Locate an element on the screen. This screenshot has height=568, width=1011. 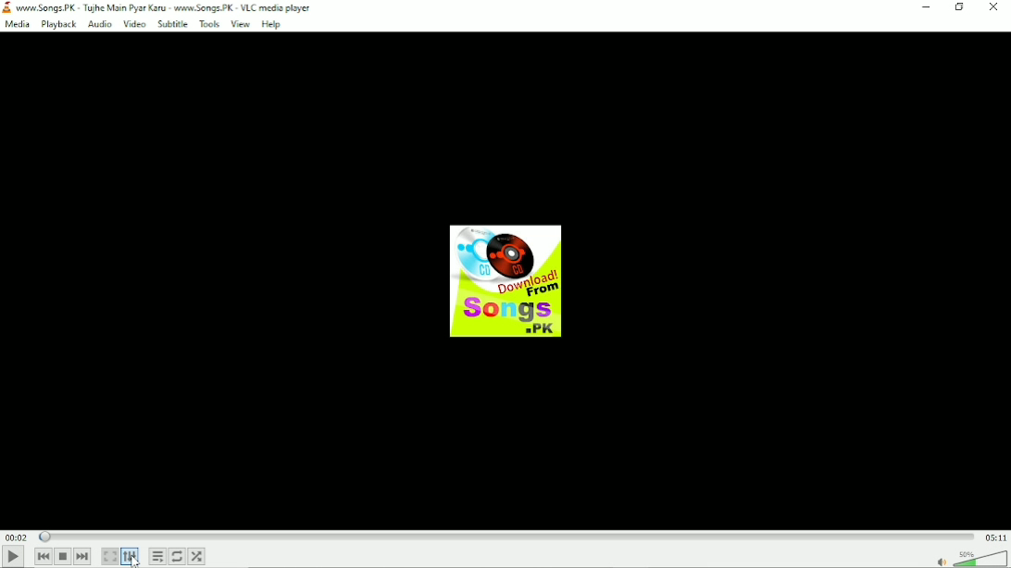
Playback is located at coordinates (59, 25).